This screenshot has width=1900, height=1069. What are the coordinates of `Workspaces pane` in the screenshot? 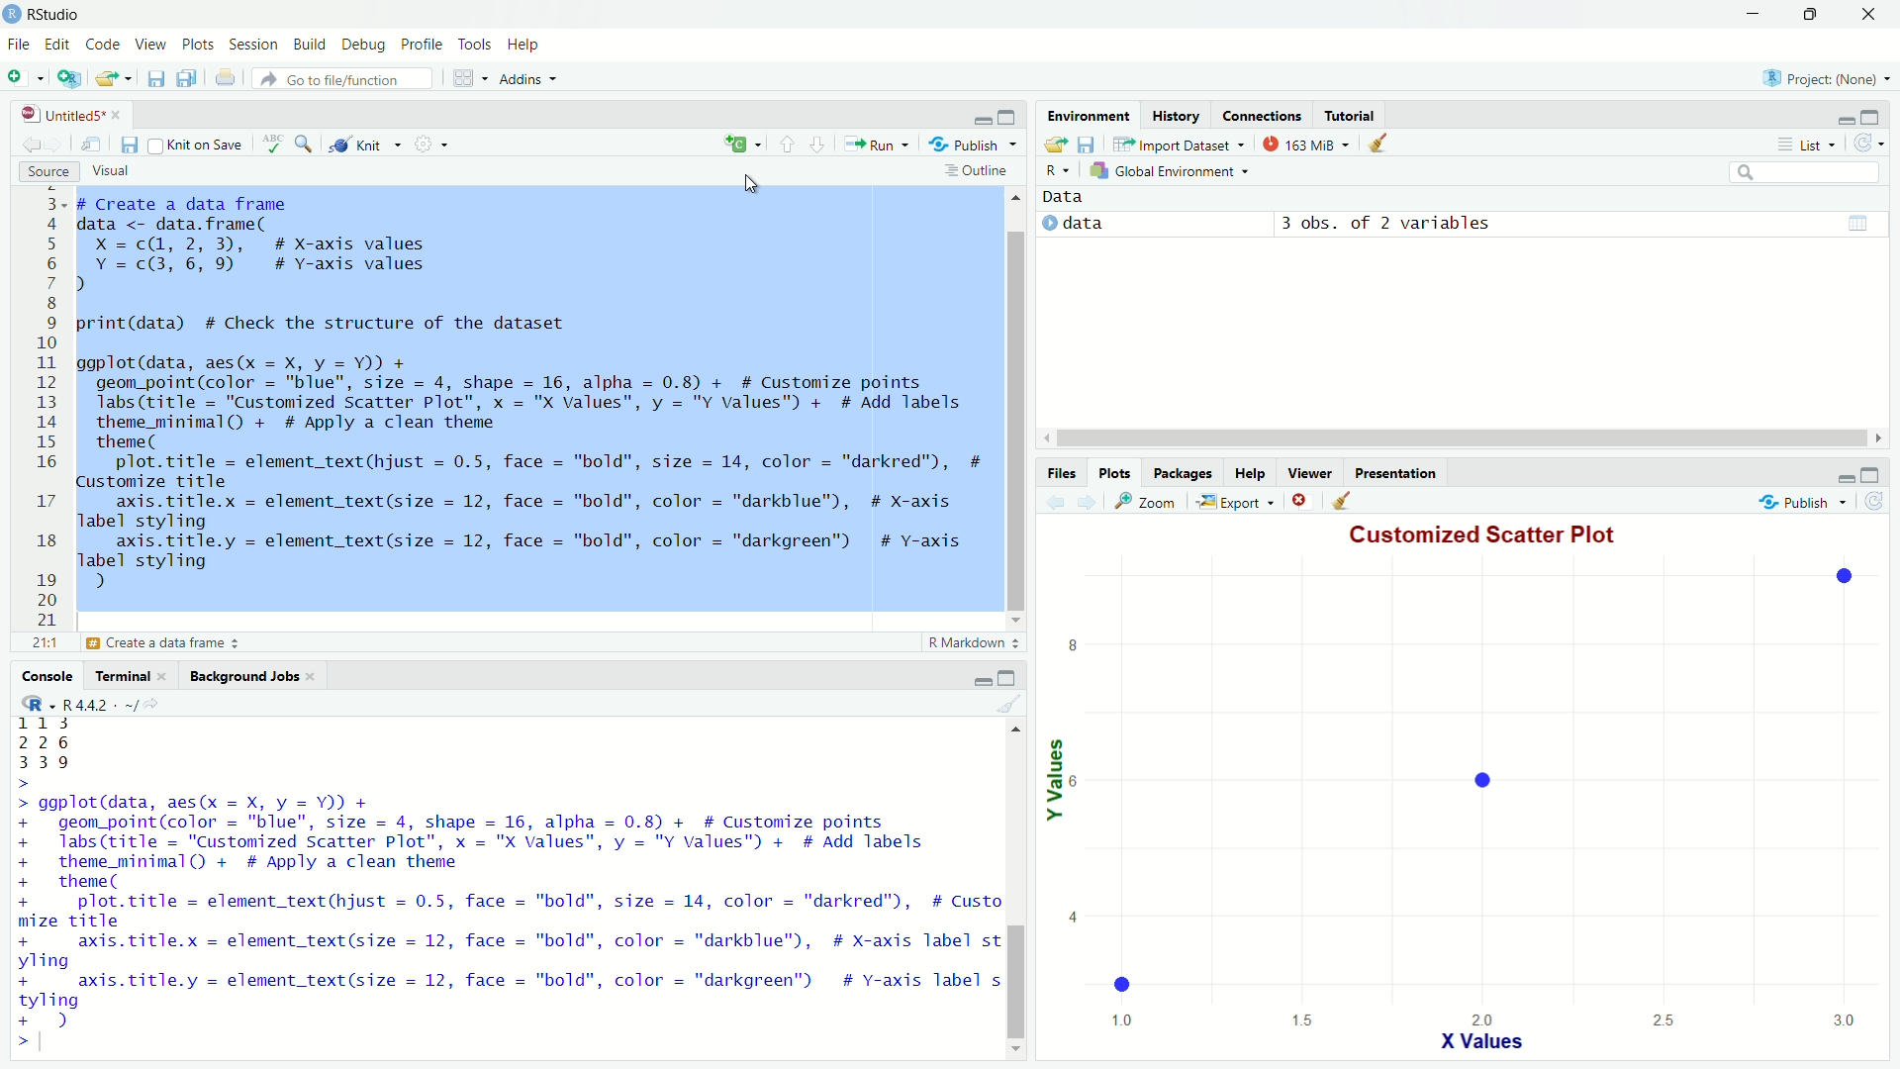 It's located at (471, 78).